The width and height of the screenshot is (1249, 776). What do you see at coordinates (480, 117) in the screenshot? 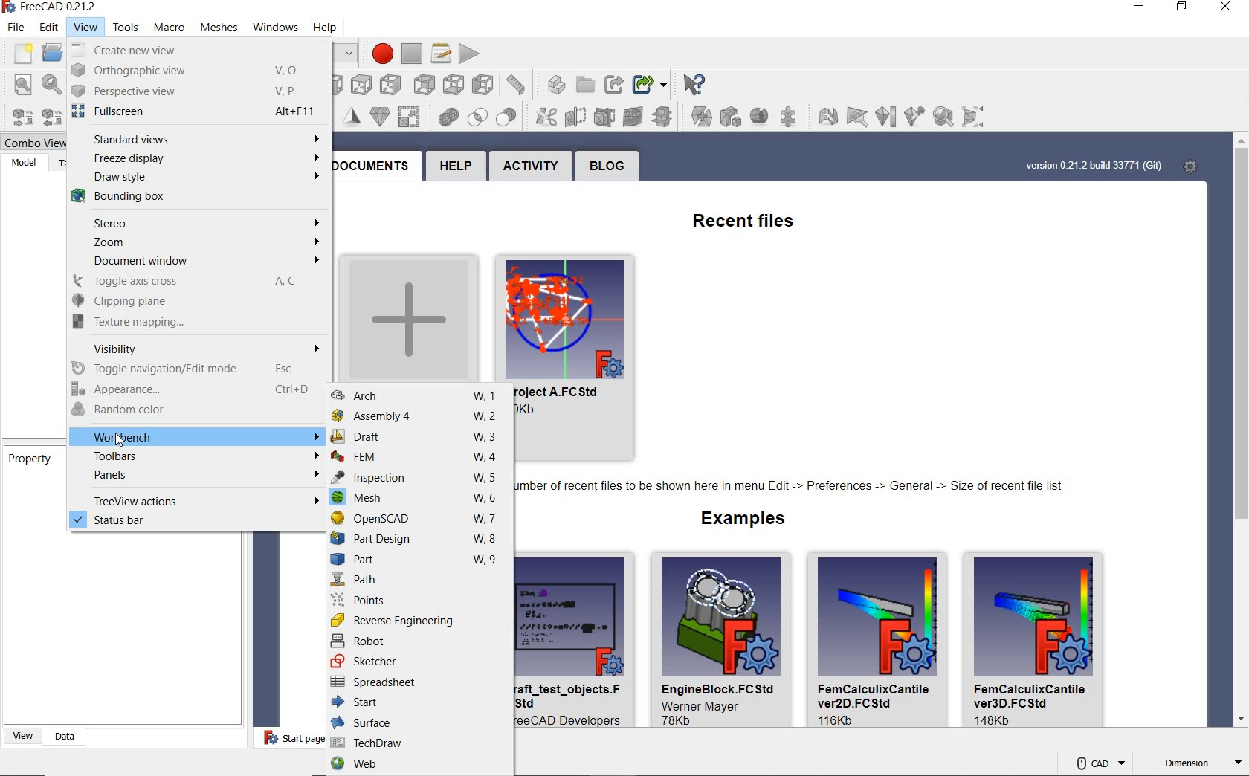
I see `difference` at bounding box center [480, 117].